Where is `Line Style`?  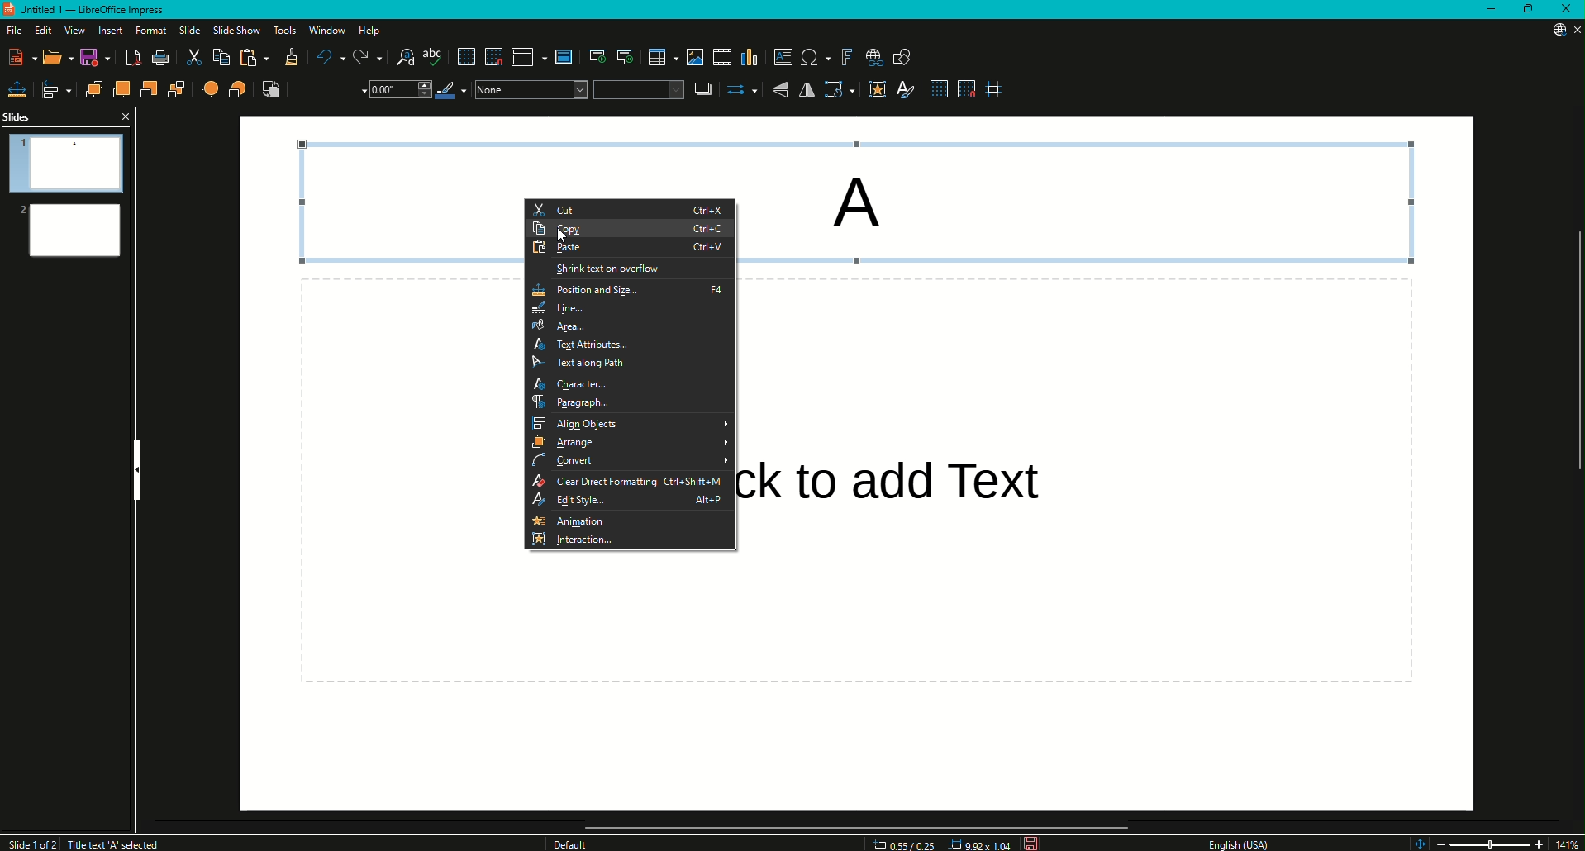
Line Style is located at coordinates (327, 91).